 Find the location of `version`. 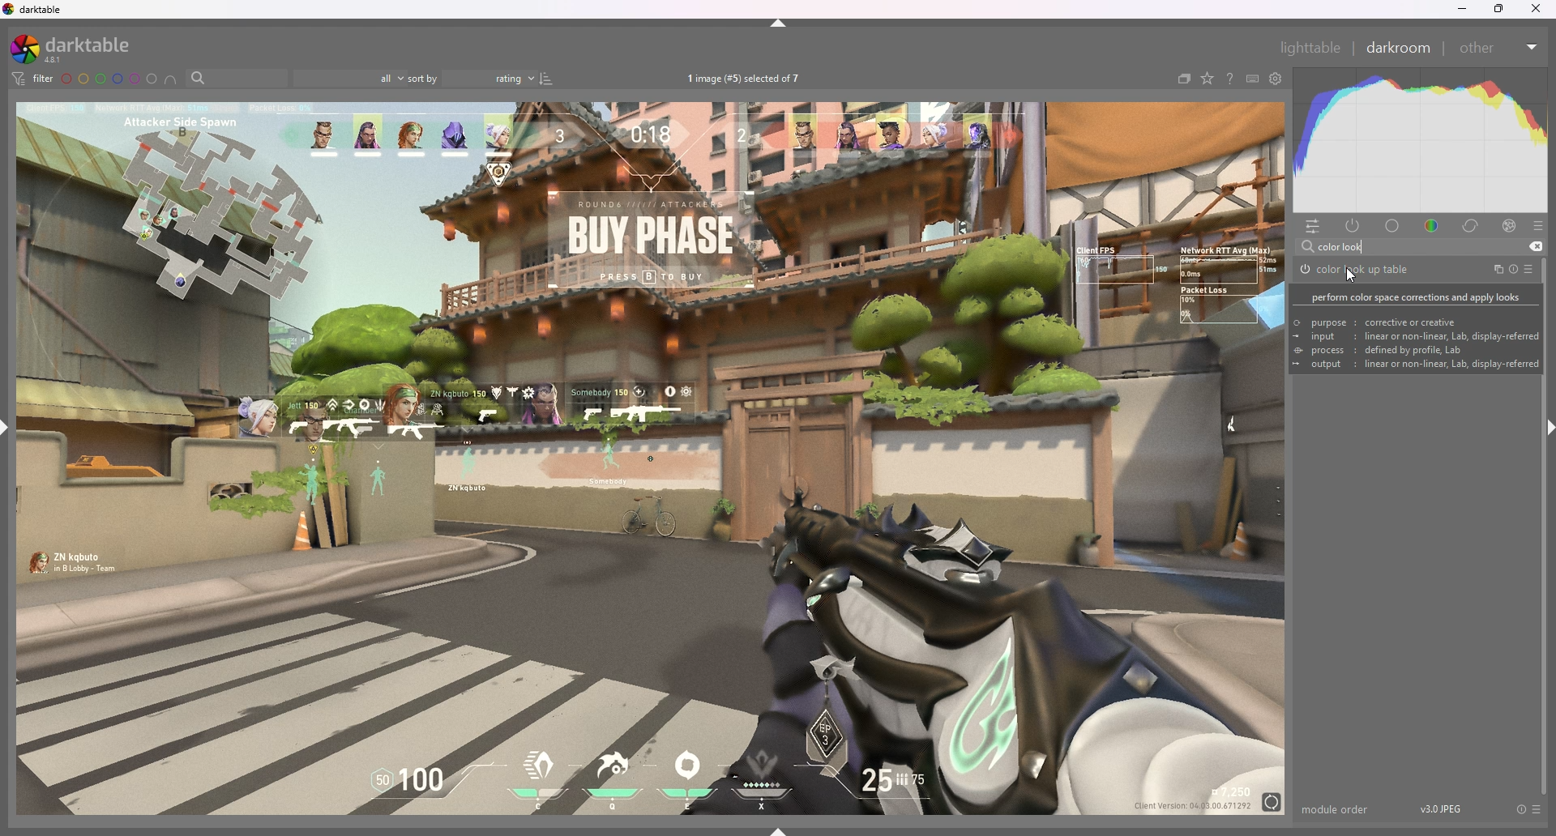

version is located at coordinates (1441, 808).